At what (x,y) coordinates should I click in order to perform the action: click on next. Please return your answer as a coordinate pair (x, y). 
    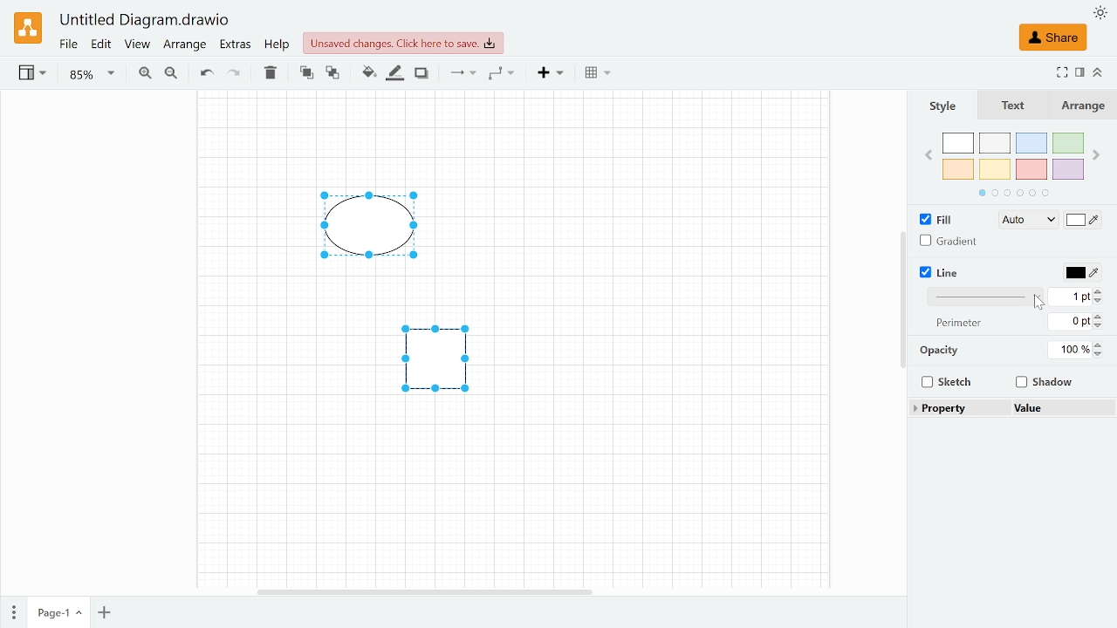
    Looking at the image, I should click on (1098, 154).